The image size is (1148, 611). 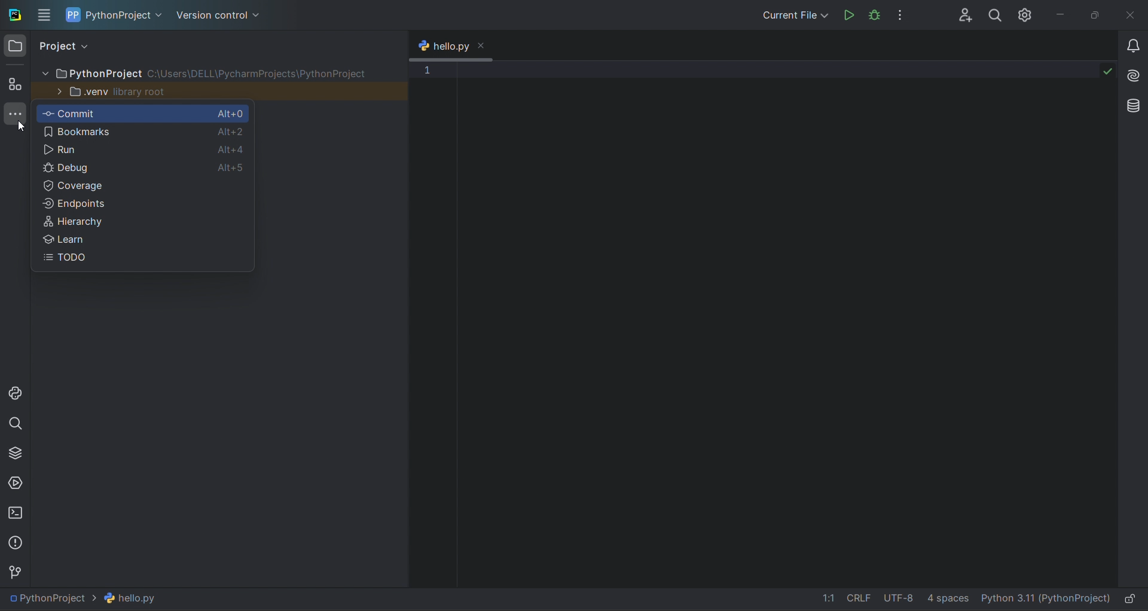 What do you see at coordinates (17, 46) in the screenshot?
I see `project window` at bounding box center [17, 46].